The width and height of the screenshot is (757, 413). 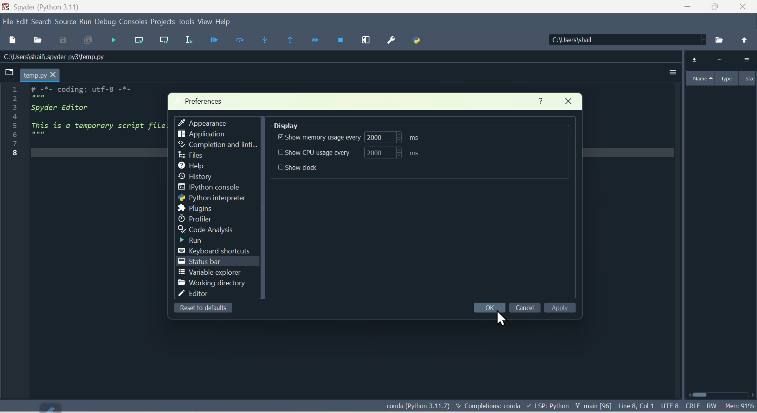 I want to click on Preferences, so click(x=206, y=100).